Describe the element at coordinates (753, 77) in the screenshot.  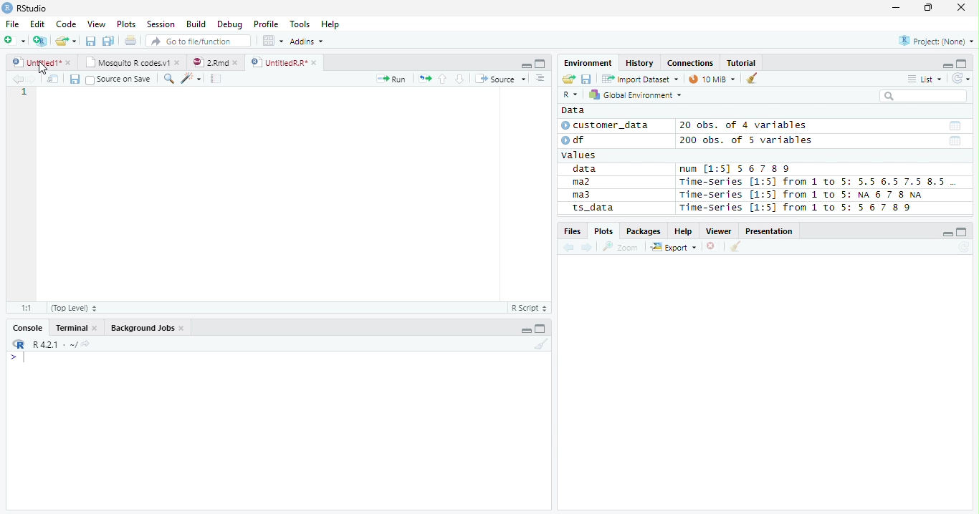
I see `Clean` at that location.